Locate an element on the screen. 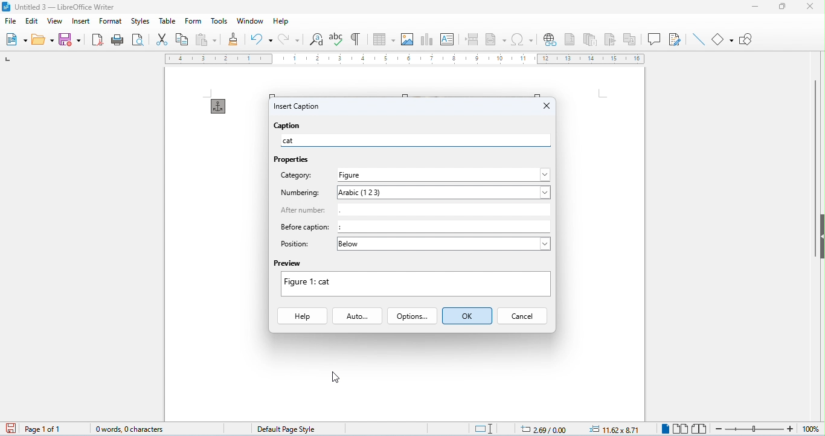 The image size is (825, 436). undo is located at coordinates (261, 39).